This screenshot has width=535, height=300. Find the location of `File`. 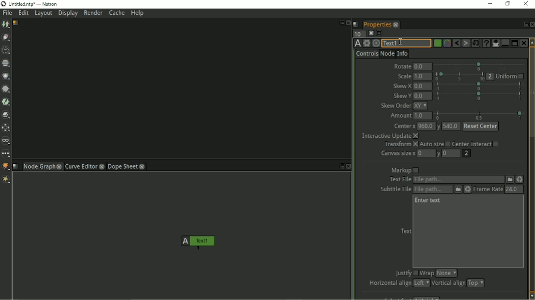

File is located at coordinates (510, 179).